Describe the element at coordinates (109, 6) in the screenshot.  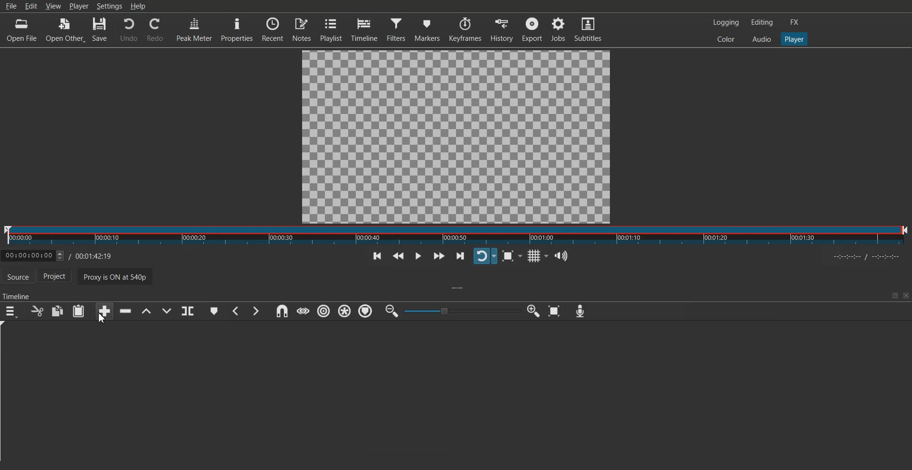
I see `Settings` at that location.